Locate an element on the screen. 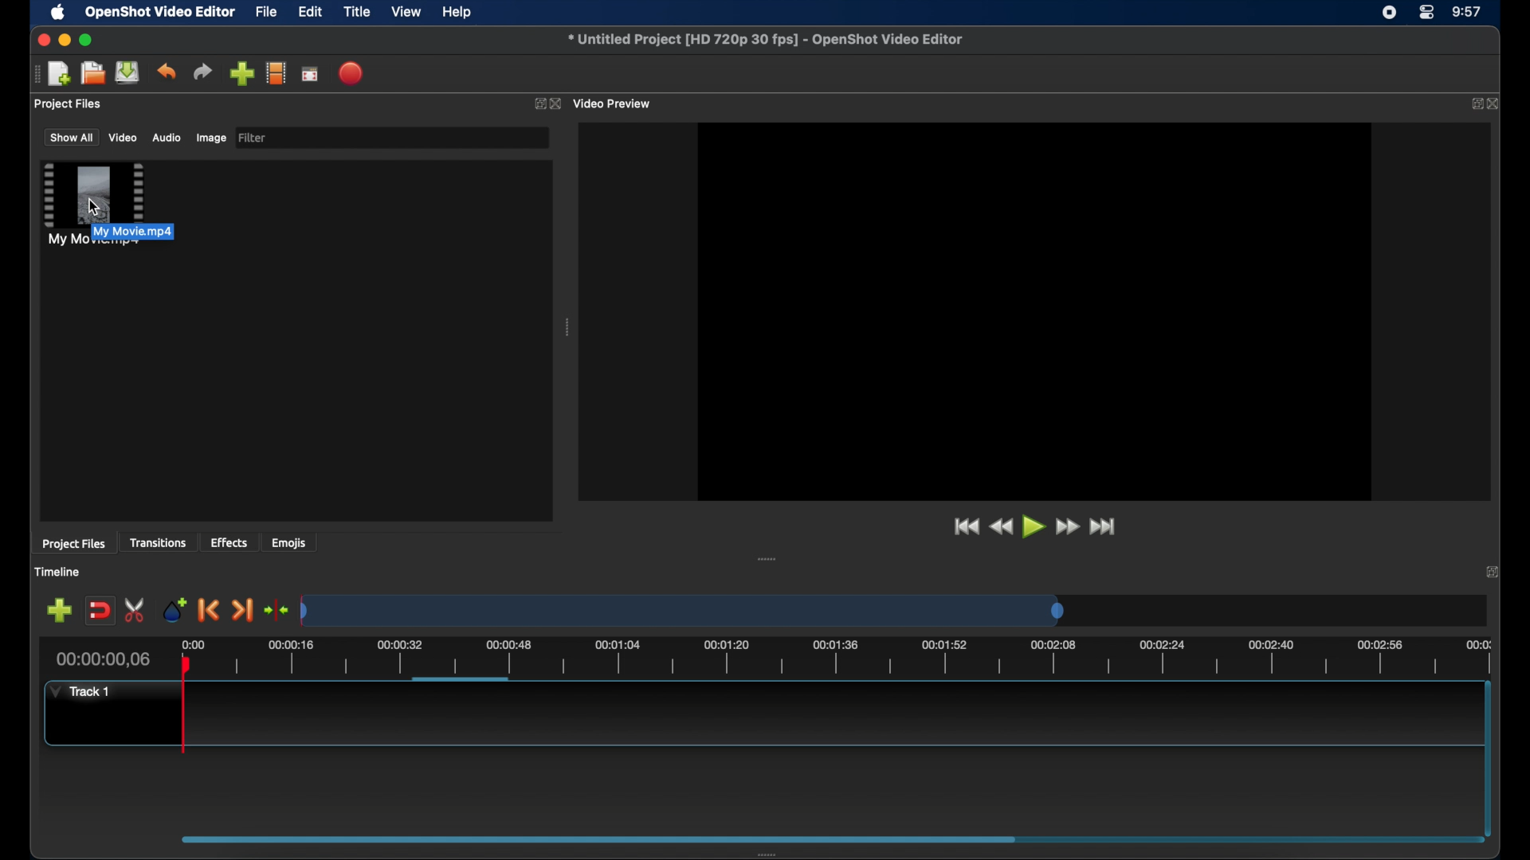 The width and height of the screenshot is (1530, 860). expand is located at coordinates (1495, 571).